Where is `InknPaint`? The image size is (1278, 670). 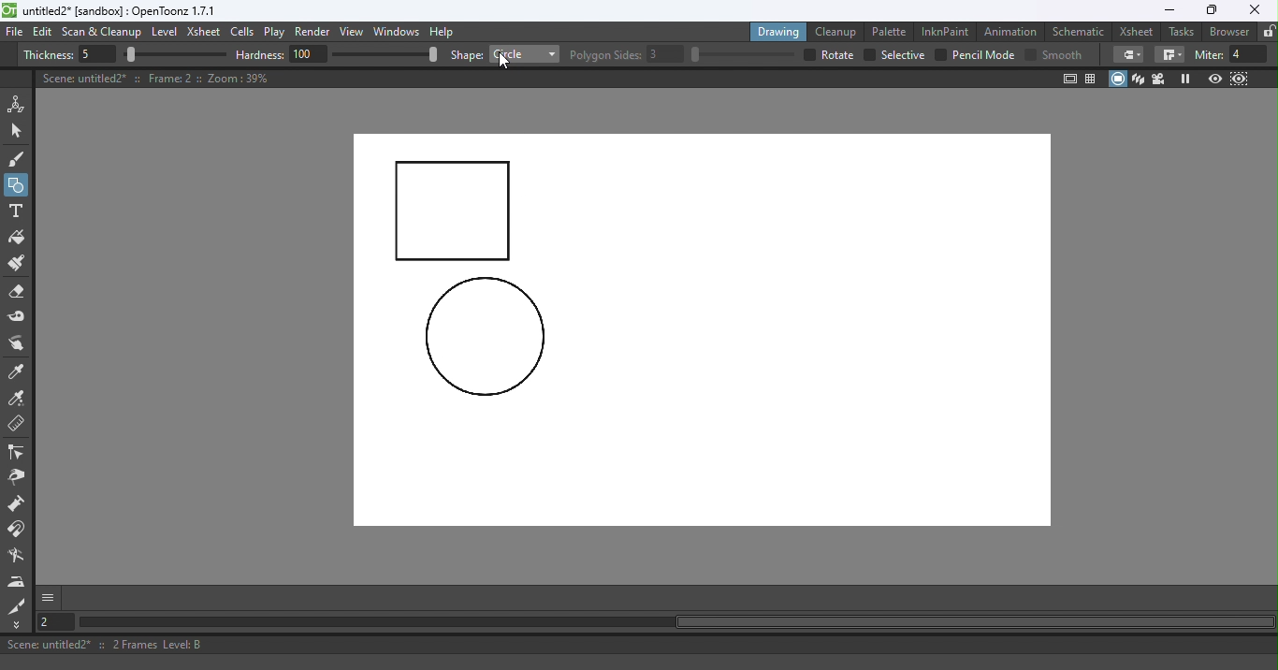 InknPaint is located at coordinates (946, 30).